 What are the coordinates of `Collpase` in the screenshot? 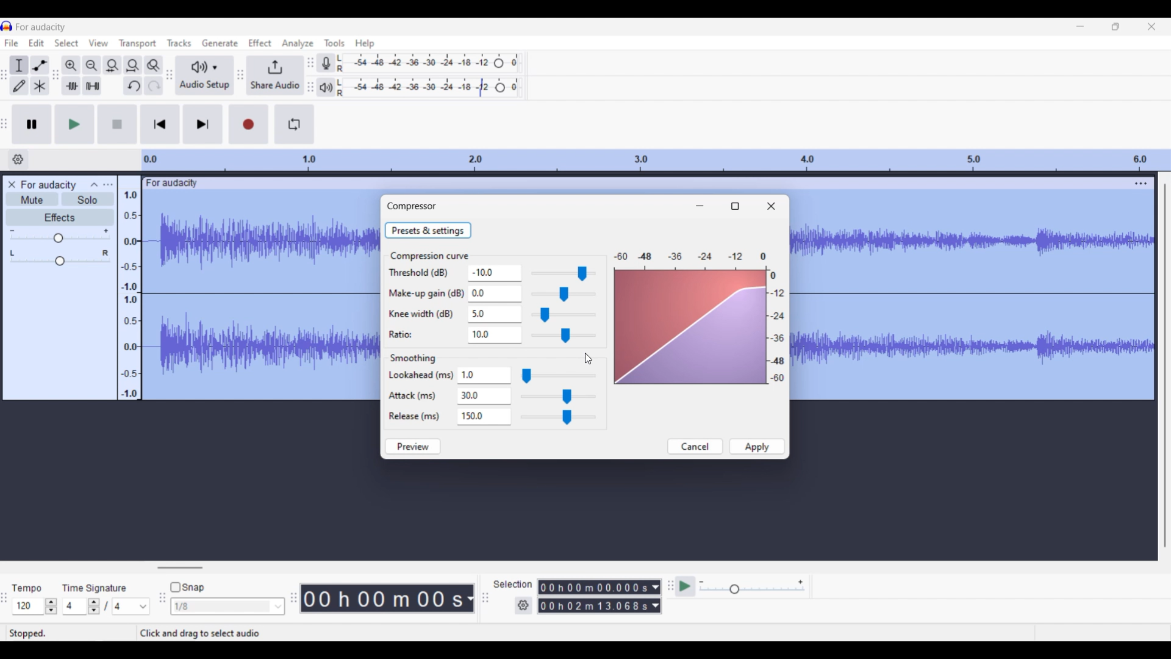 It's located at (95, 184).